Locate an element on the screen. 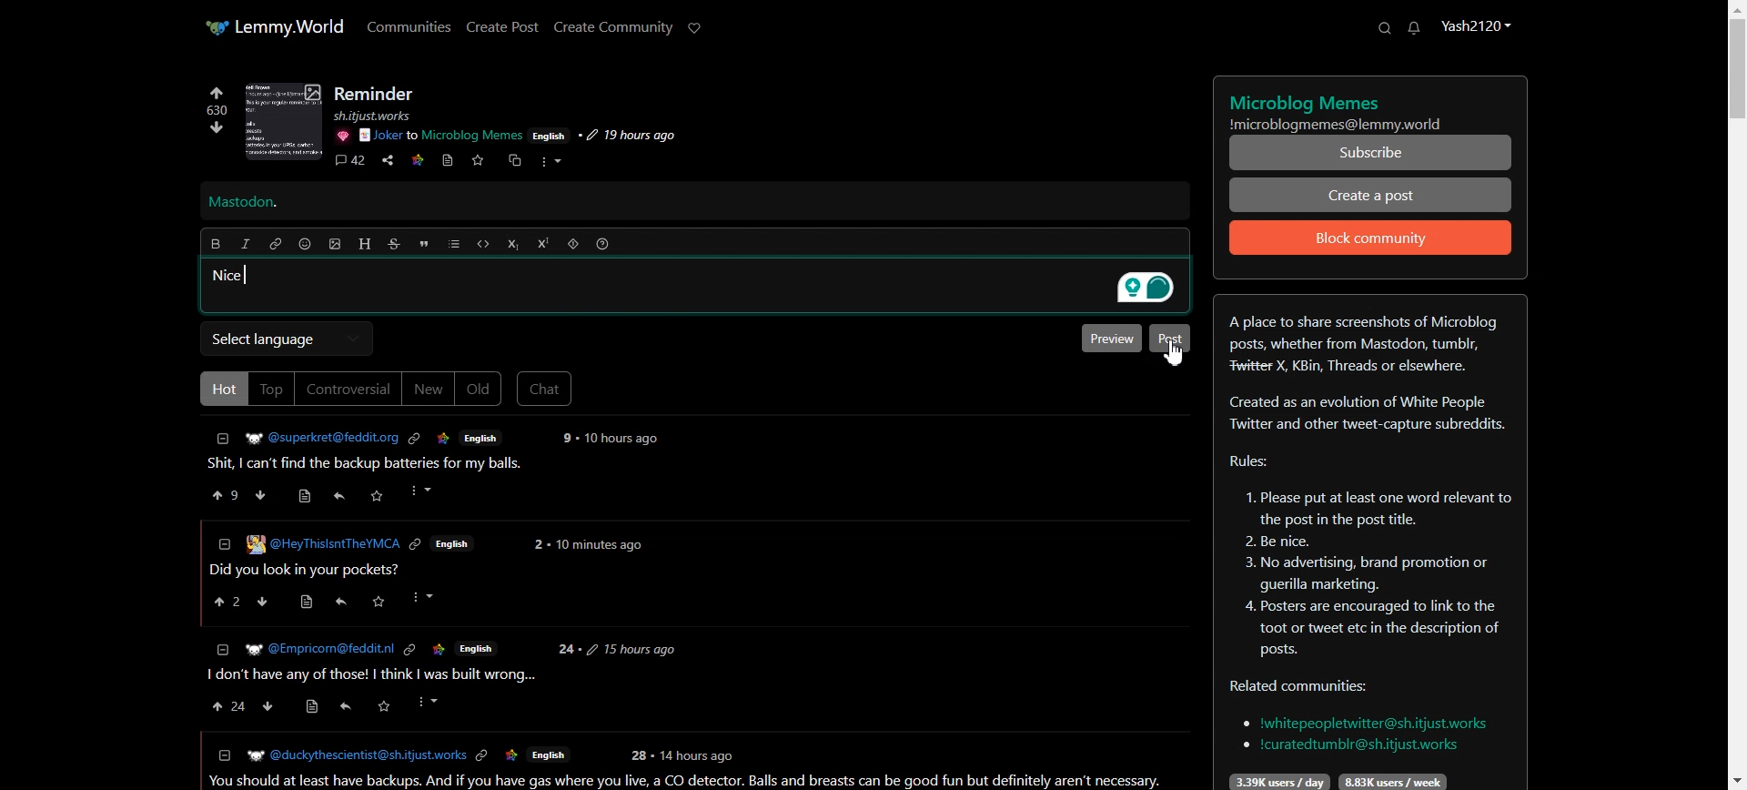 Image resolution: width=1747 pixels, height=790 pixels.  is located at coordinates (303, 603).